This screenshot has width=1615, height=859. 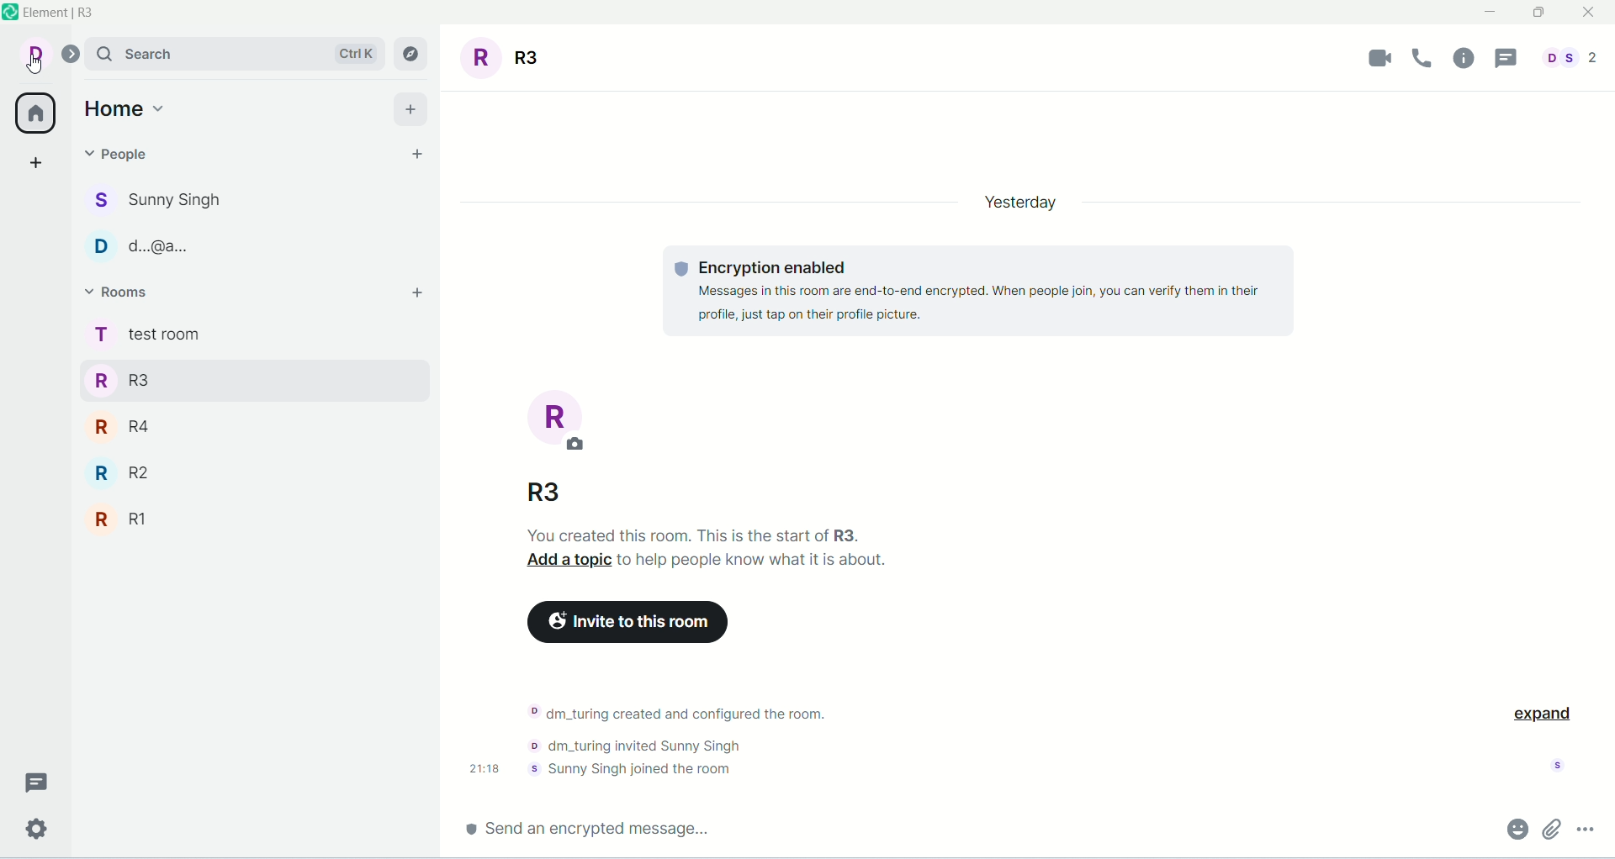 What do you see at coordinates (219, 424) in the screenshot?
I see `R4` at bounding box center [219, 424].